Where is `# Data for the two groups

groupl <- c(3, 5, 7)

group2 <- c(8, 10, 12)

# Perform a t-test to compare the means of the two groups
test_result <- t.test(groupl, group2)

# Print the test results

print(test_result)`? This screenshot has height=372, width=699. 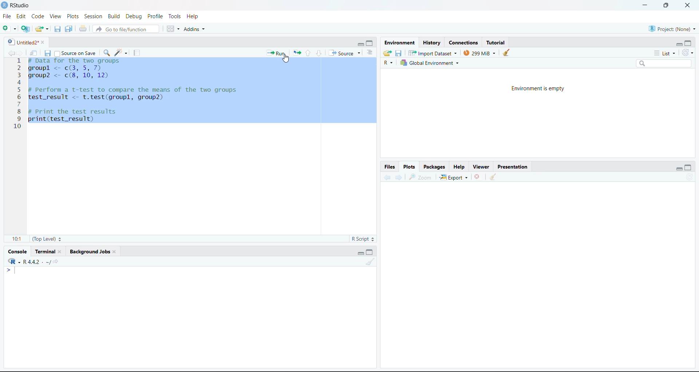
# Data for the two groups

groupl <- c(3, 5, 7)

group2 <- c(8, 10, 12)

# Perform a t-test to compare the means of the two groups
test_result <- t.test(groupl, group2)

# Print the test results

print(test_result) is located at coordinates (139, 90).